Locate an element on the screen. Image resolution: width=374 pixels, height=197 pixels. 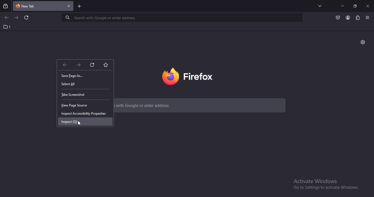
view page source is located at coordinates (77, 105).